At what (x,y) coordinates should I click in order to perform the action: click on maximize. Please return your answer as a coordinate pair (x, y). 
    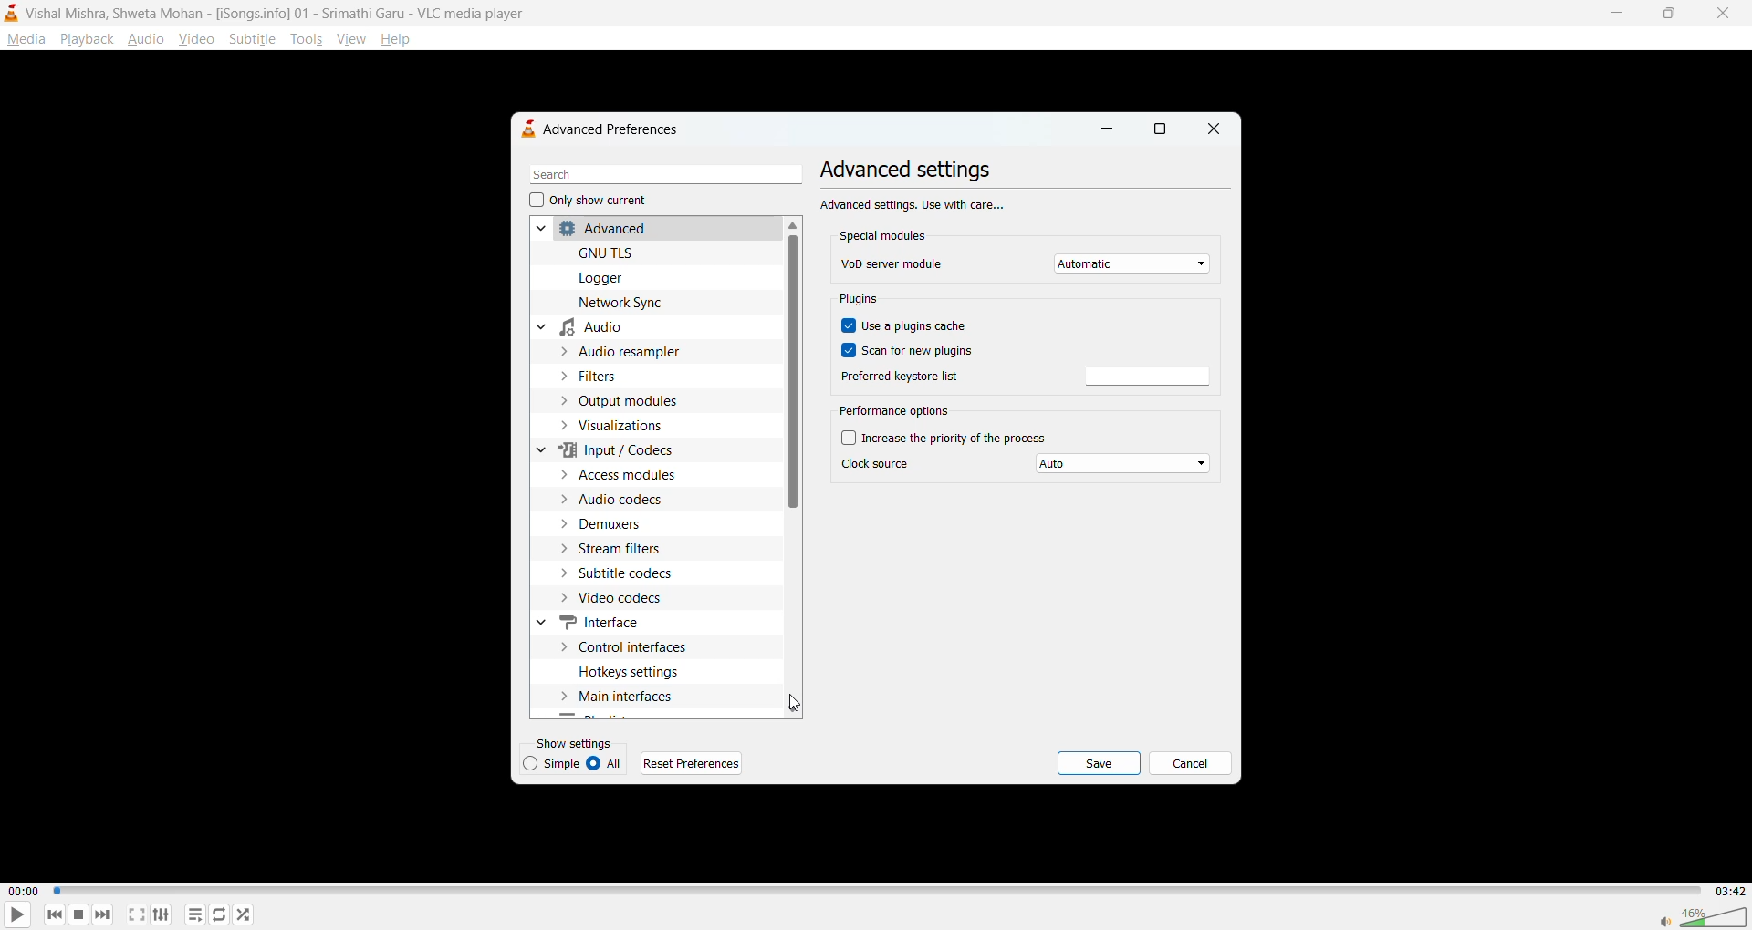
    Looking at the image, I should click on (1664, 15).